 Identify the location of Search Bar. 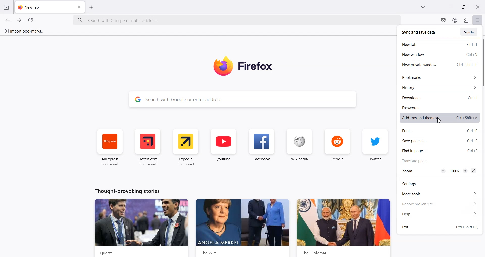
(236, 21).